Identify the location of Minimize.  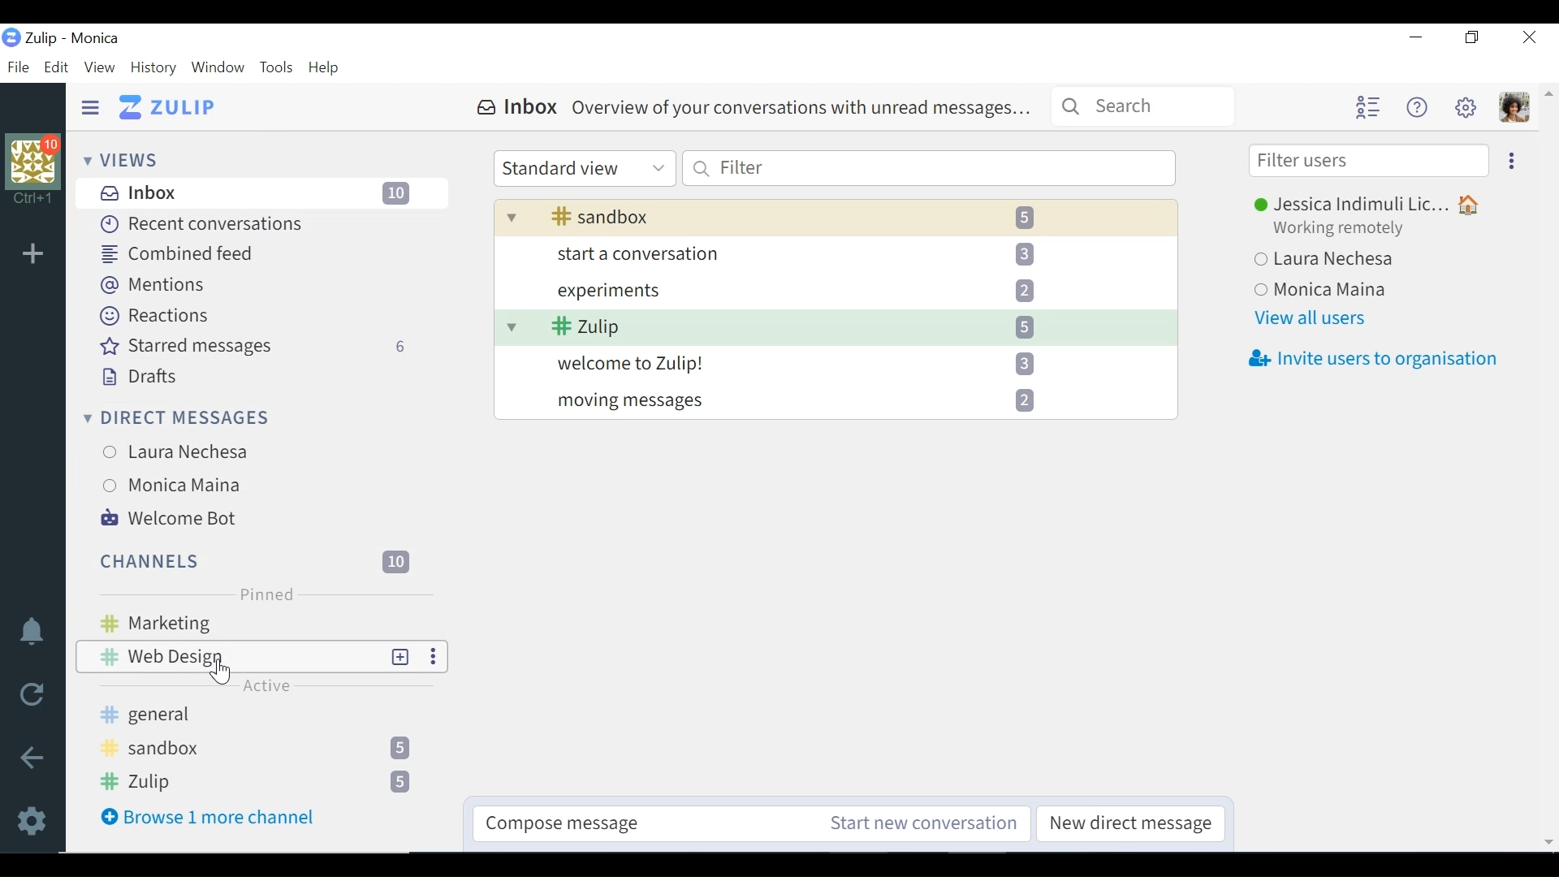
(1415, 38).